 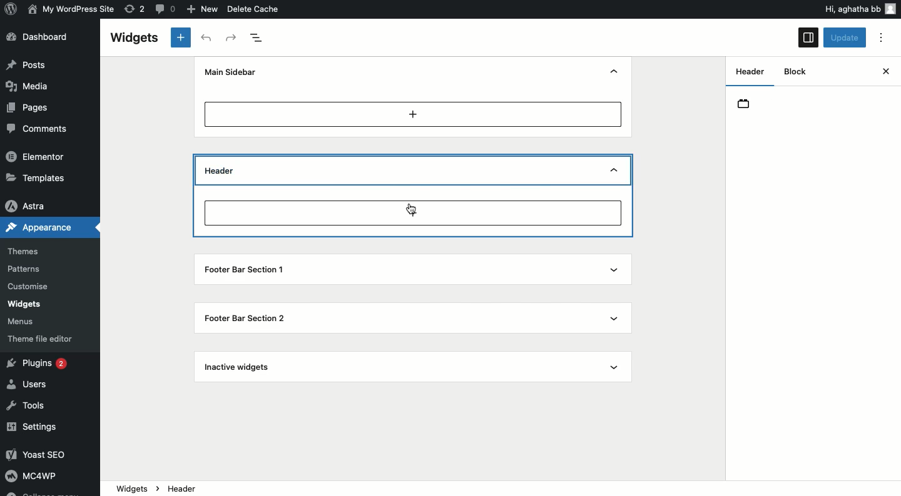 What do you see at coordinates (191, 488) in the screenshot?
I see `Header` at bounding box center [191, 488].